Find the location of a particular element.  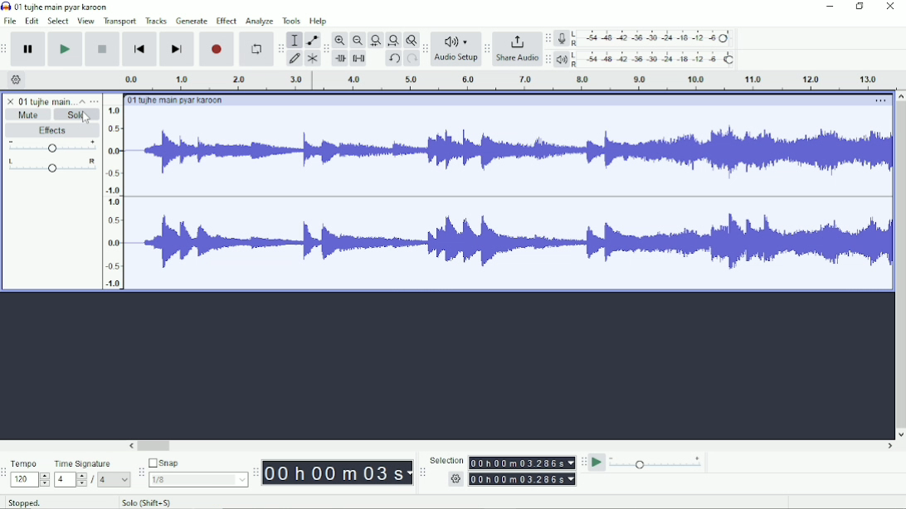

Record is located at coordinates (217, 50).